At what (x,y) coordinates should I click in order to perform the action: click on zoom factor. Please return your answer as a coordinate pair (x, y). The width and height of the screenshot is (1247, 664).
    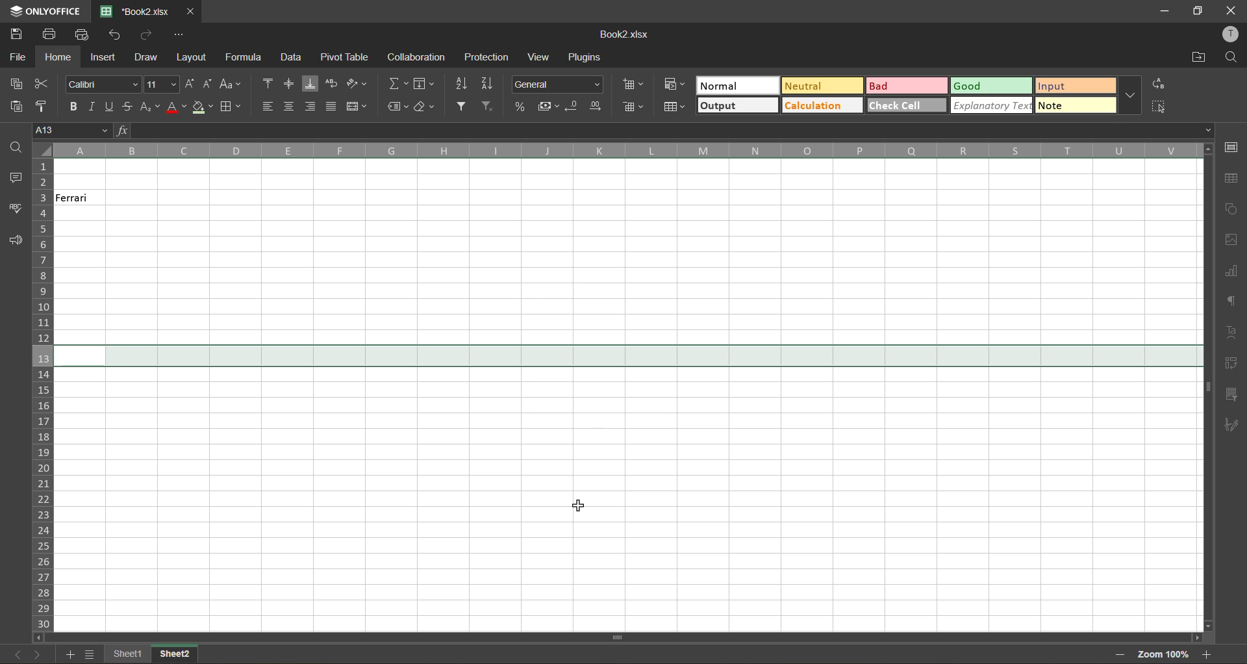
    Looking at the image, I should click on (1165, 654).